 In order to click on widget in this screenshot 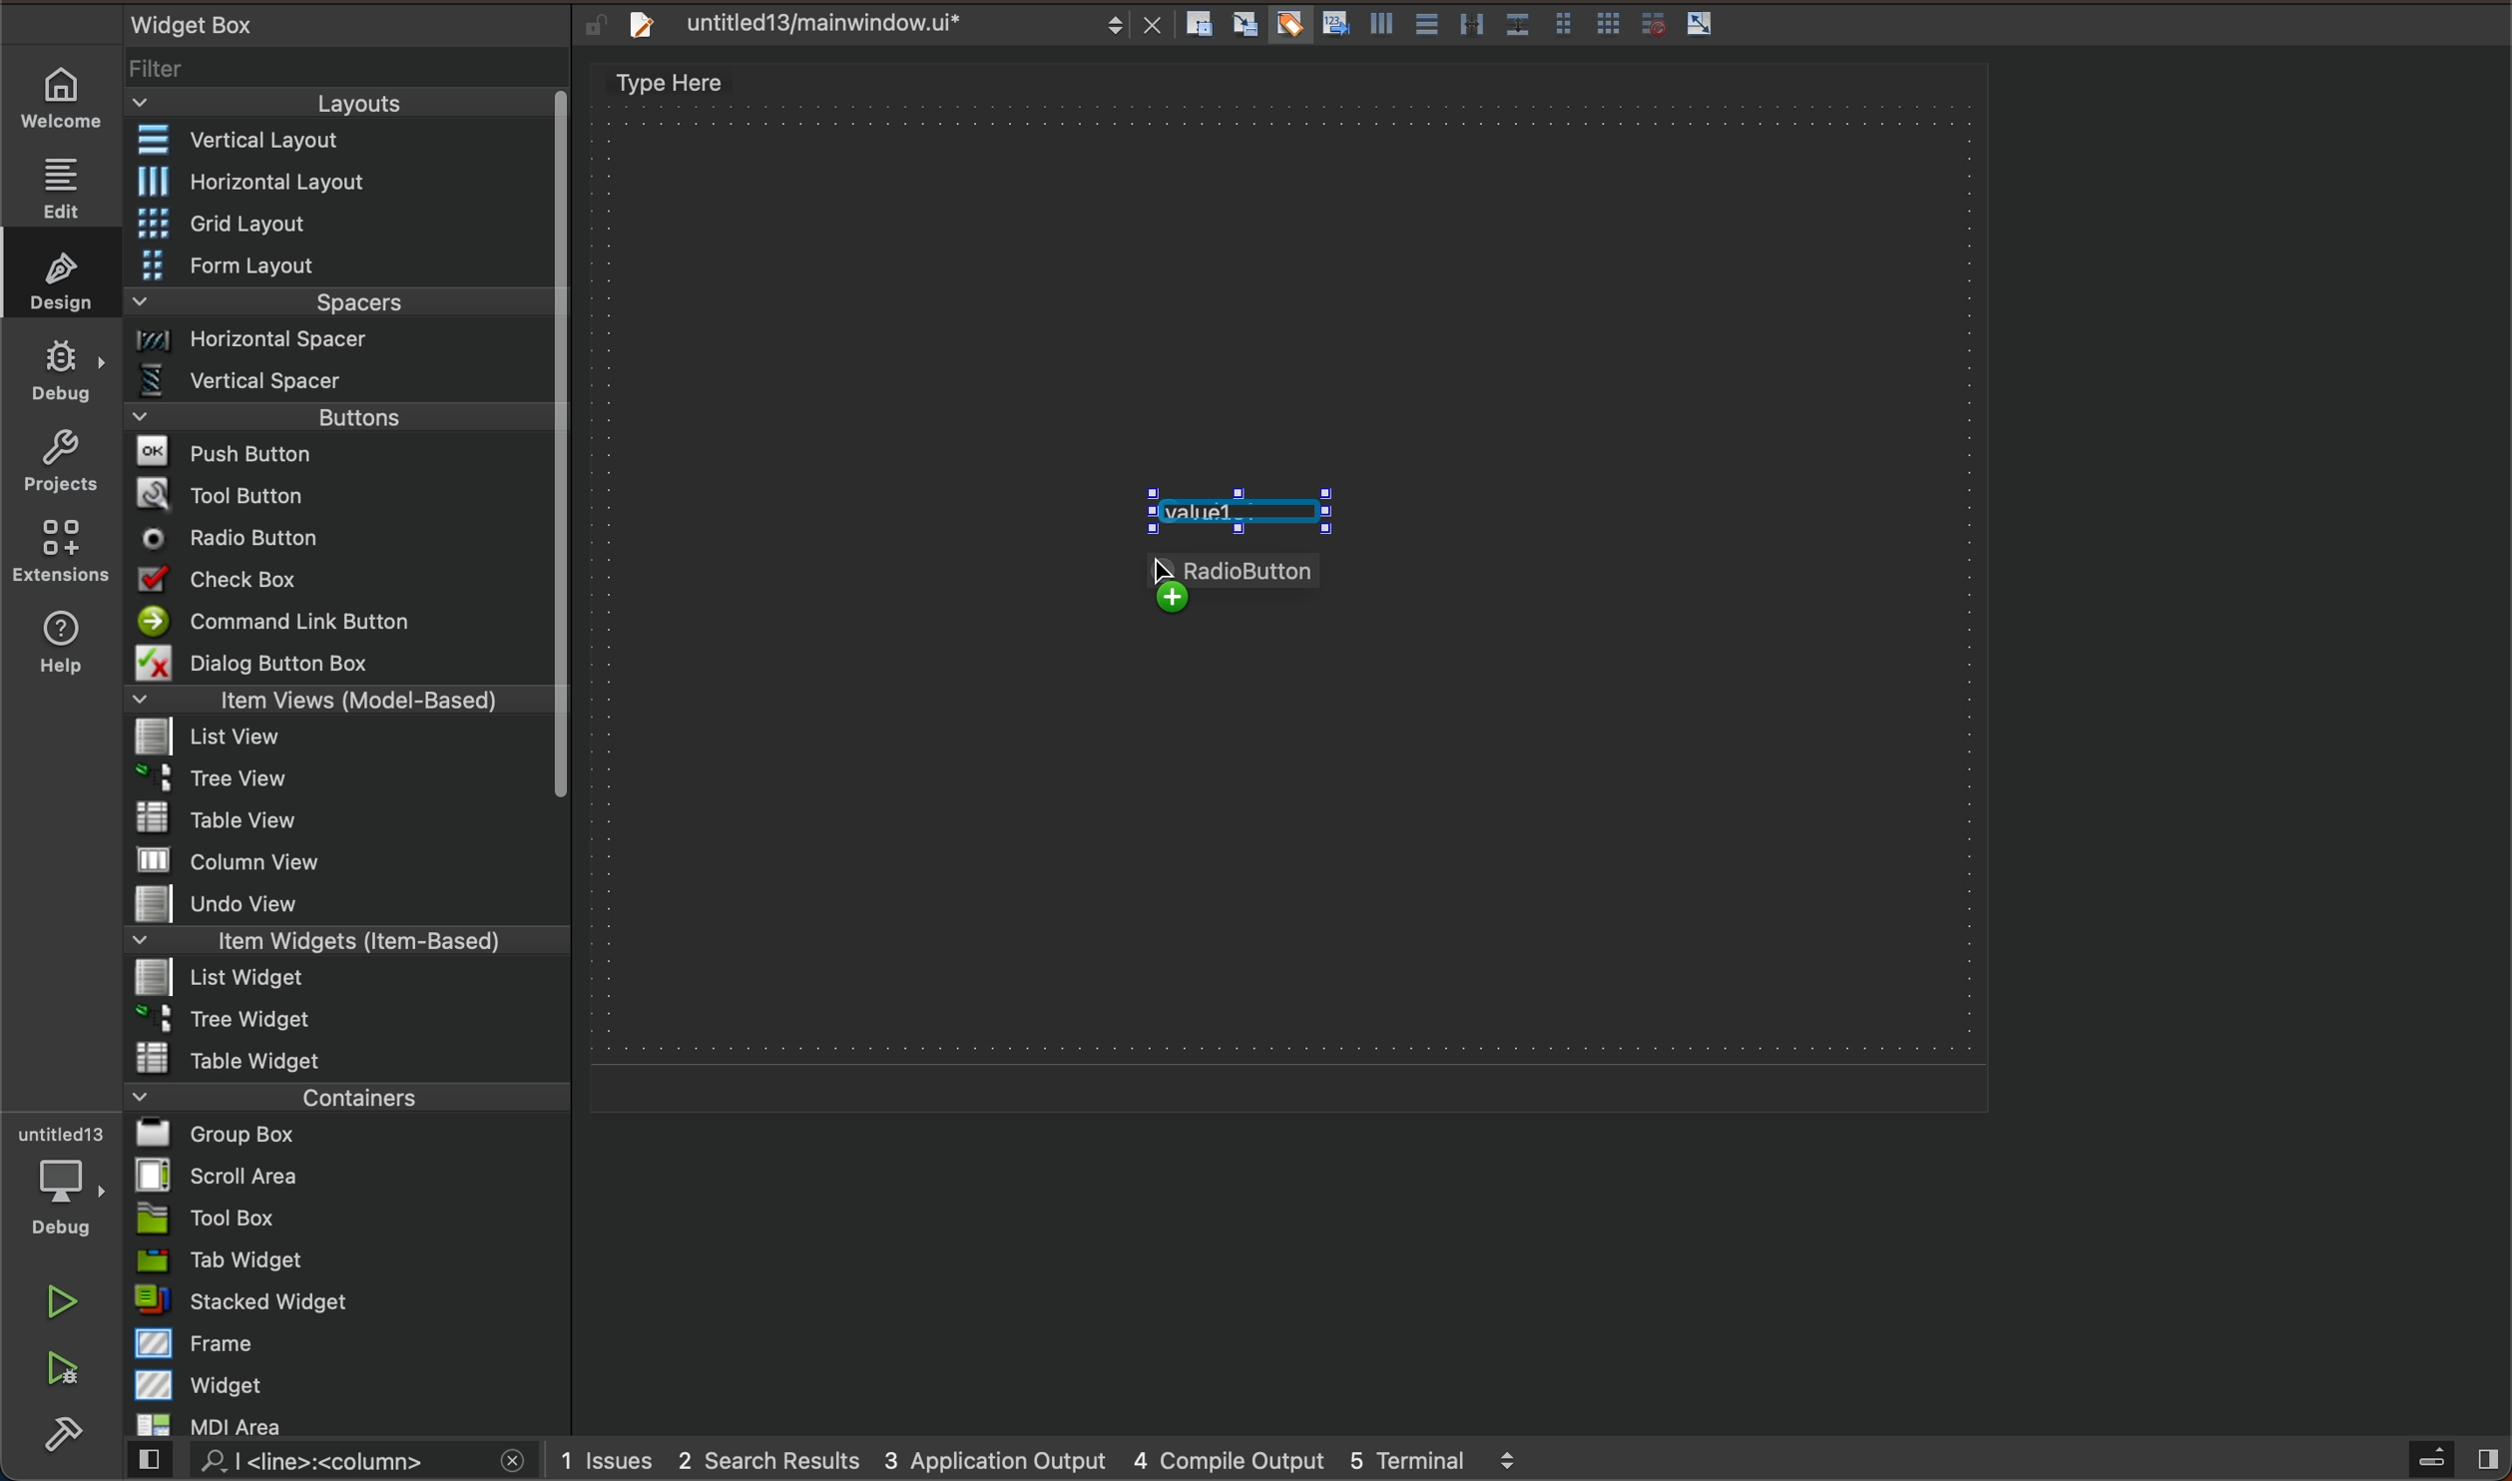, I will do `click(351, 1384)`.